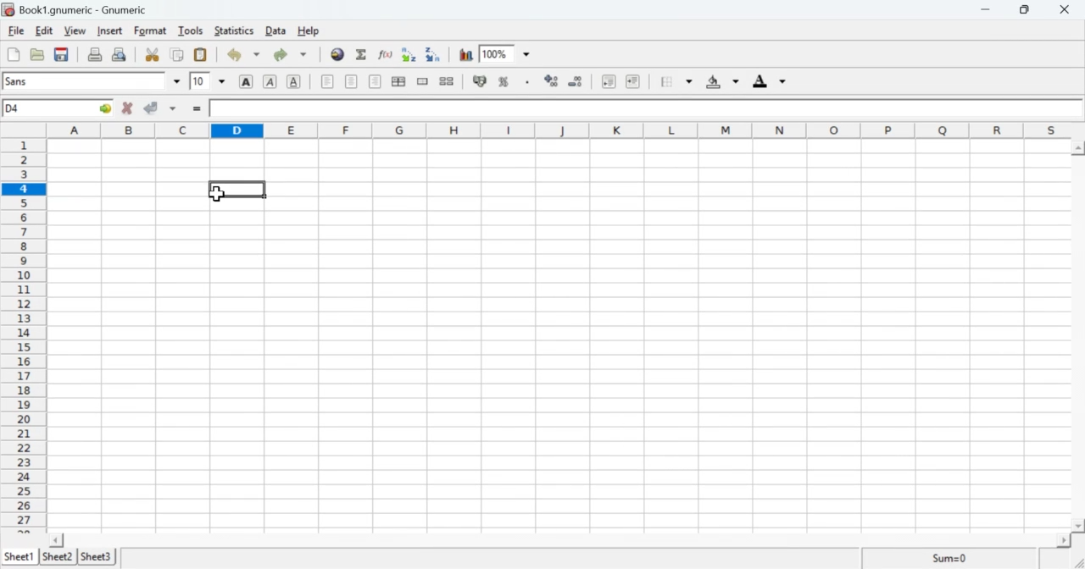 This screenshot has height=569, width=1085. What do you see at coordinates (327, 81) in the screenshot?
I see `Align left` at bounding box center [327, 81].